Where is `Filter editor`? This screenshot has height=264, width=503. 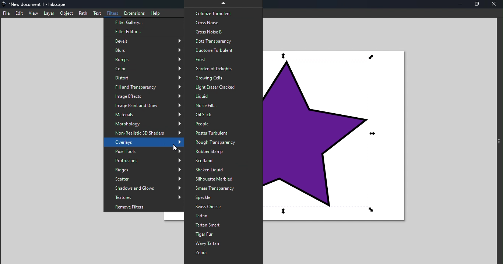
Filter editor is located at coordinates (143, 32).